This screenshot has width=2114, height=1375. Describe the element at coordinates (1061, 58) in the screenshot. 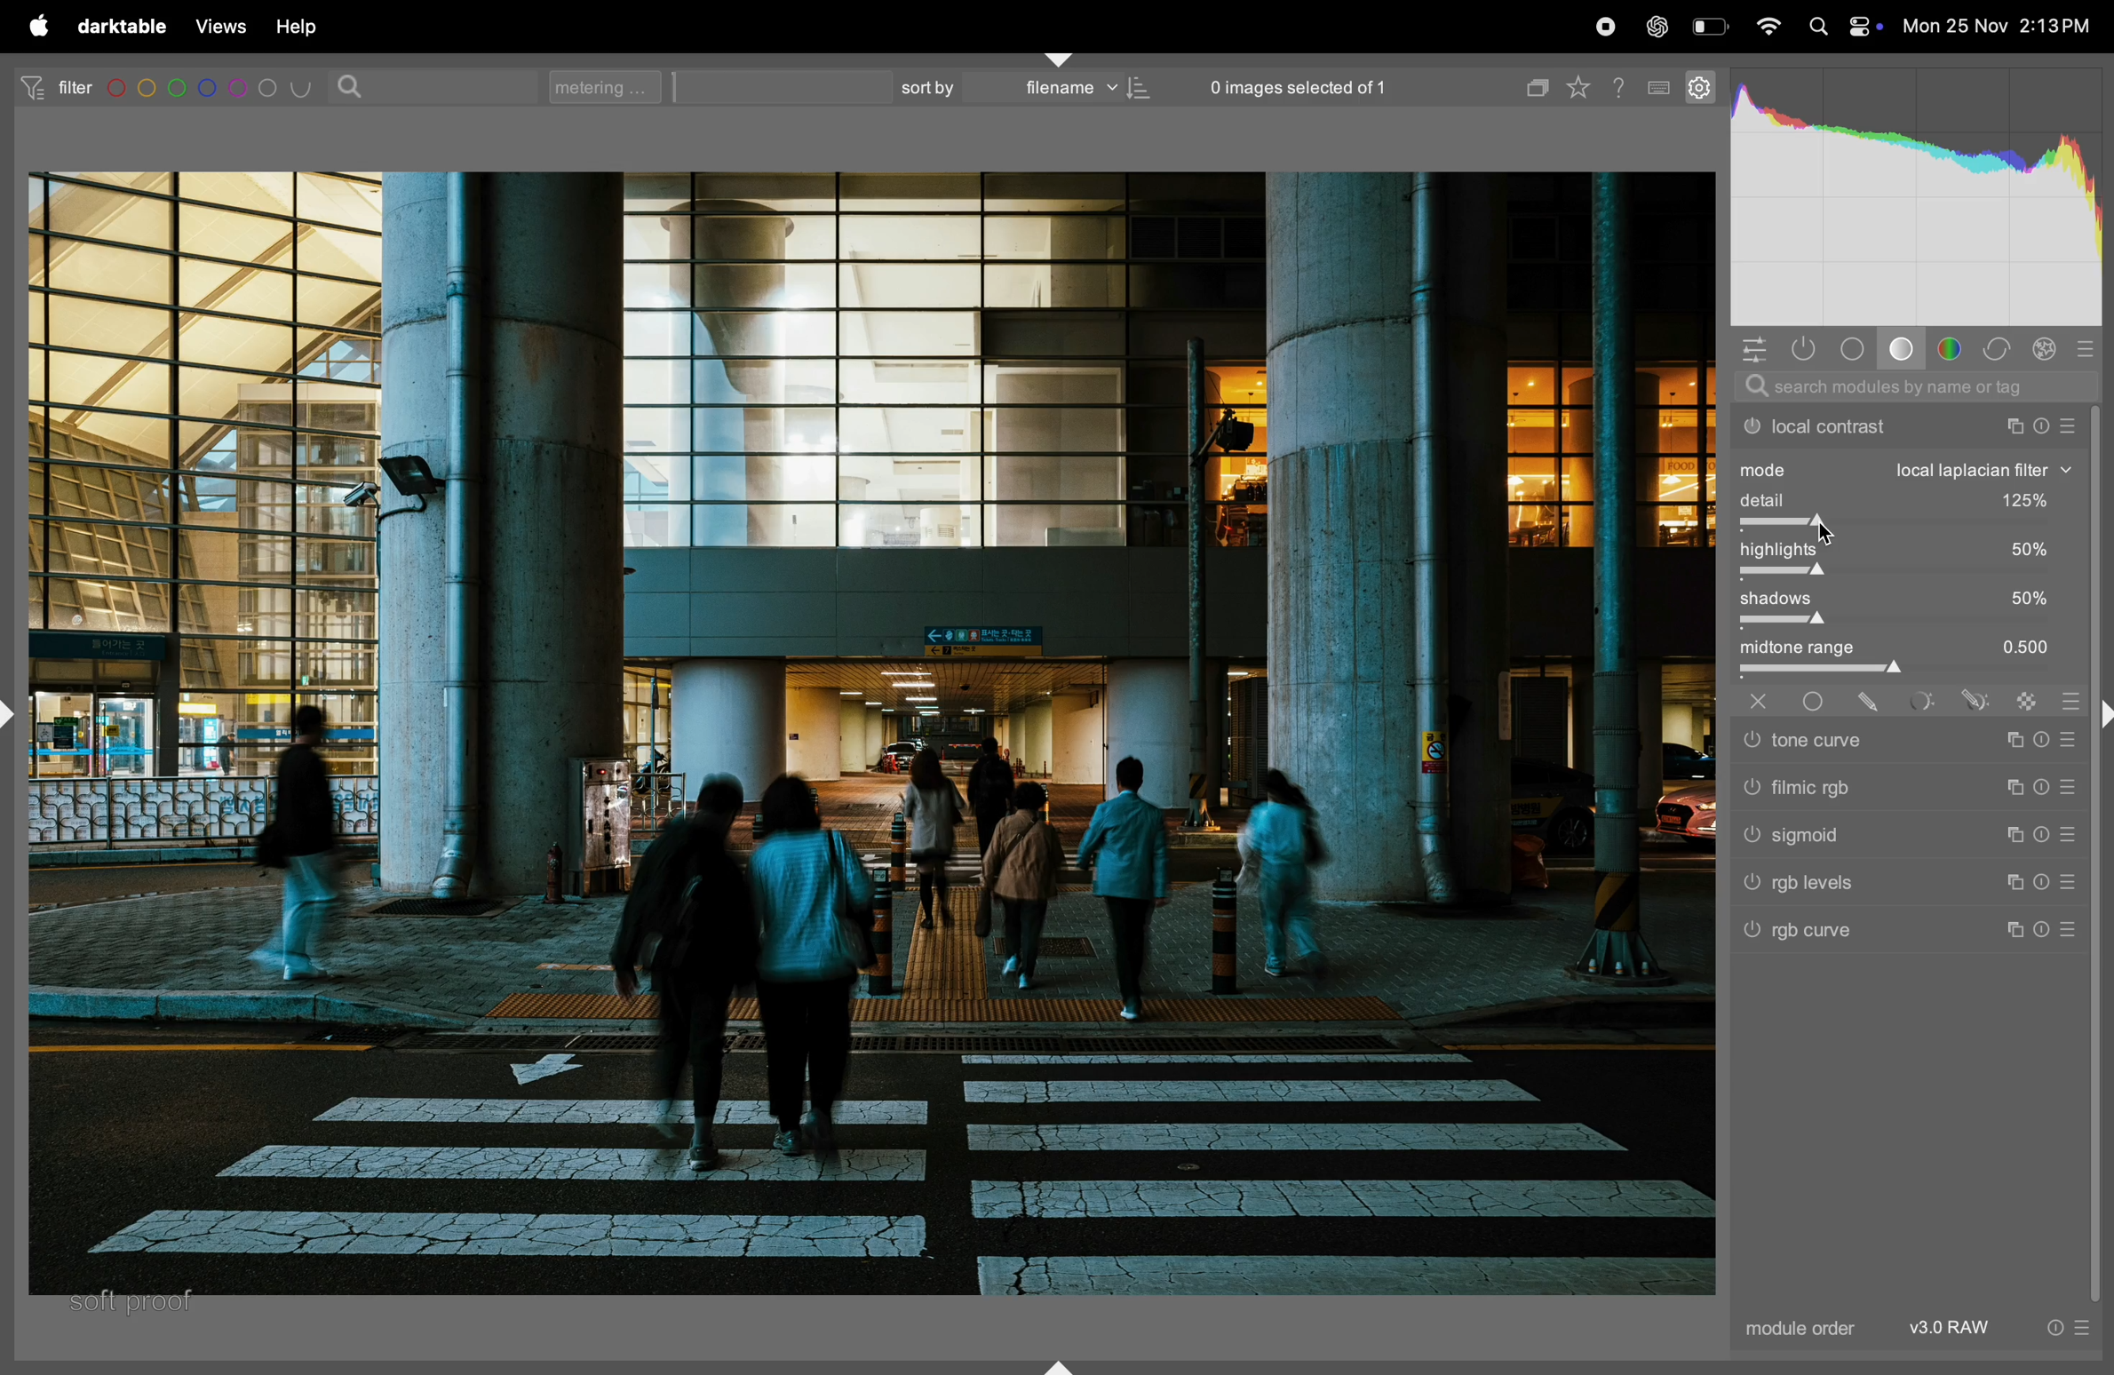

I see `shift+ctrl+t` at that location.